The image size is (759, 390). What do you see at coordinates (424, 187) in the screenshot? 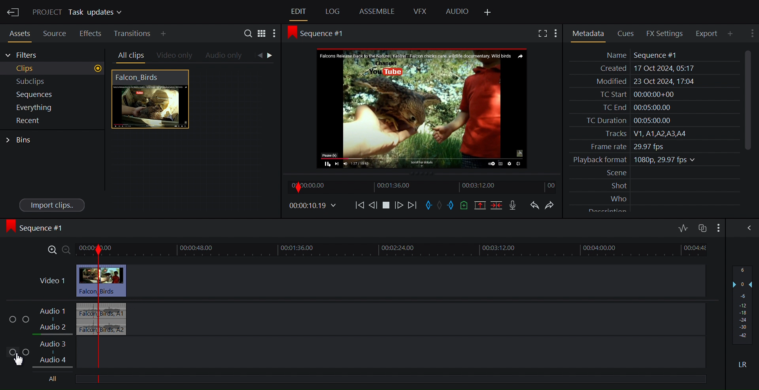
I see `Timeline` at bounding box center [424, 187].